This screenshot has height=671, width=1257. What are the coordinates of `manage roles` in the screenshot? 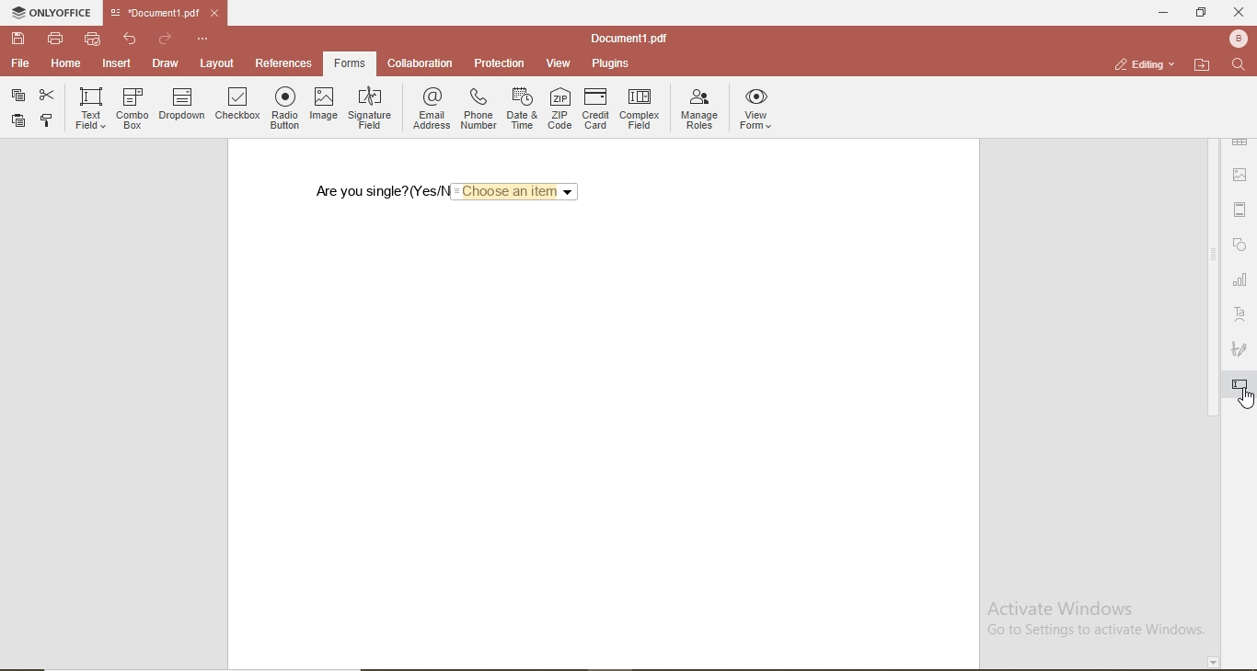 It's located at (698, 109).